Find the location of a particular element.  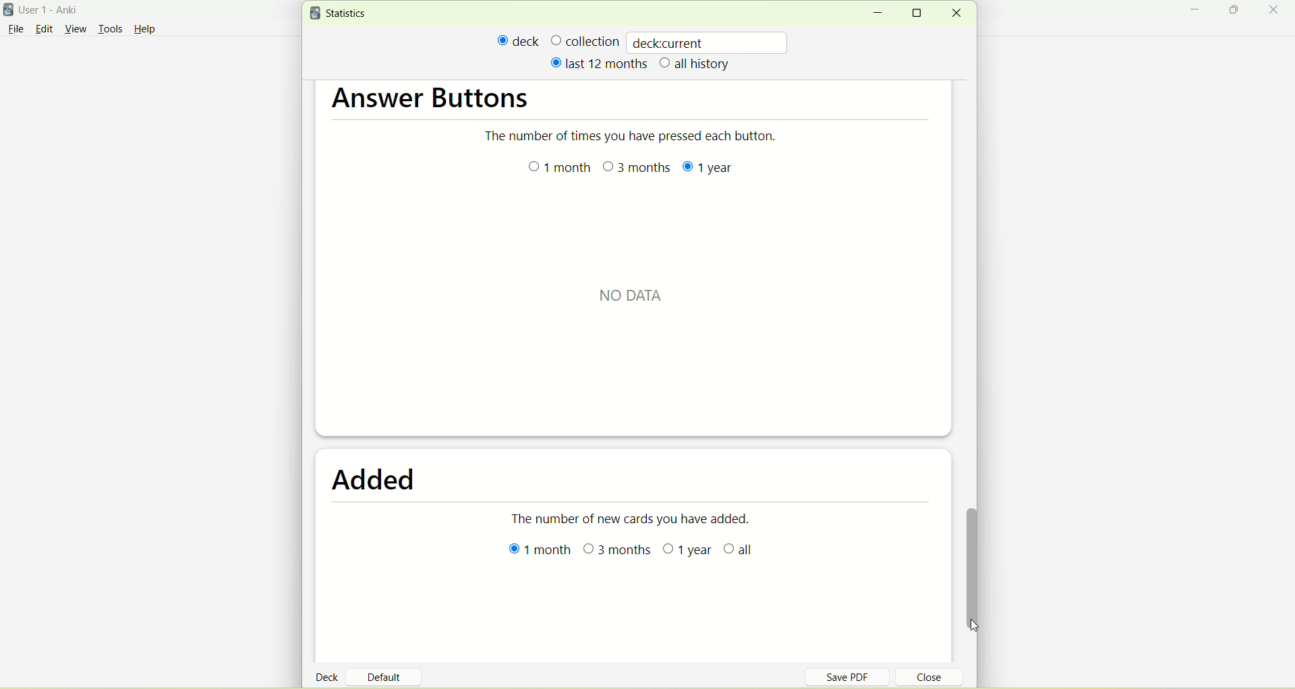

default is located at coordinates (389, 672).